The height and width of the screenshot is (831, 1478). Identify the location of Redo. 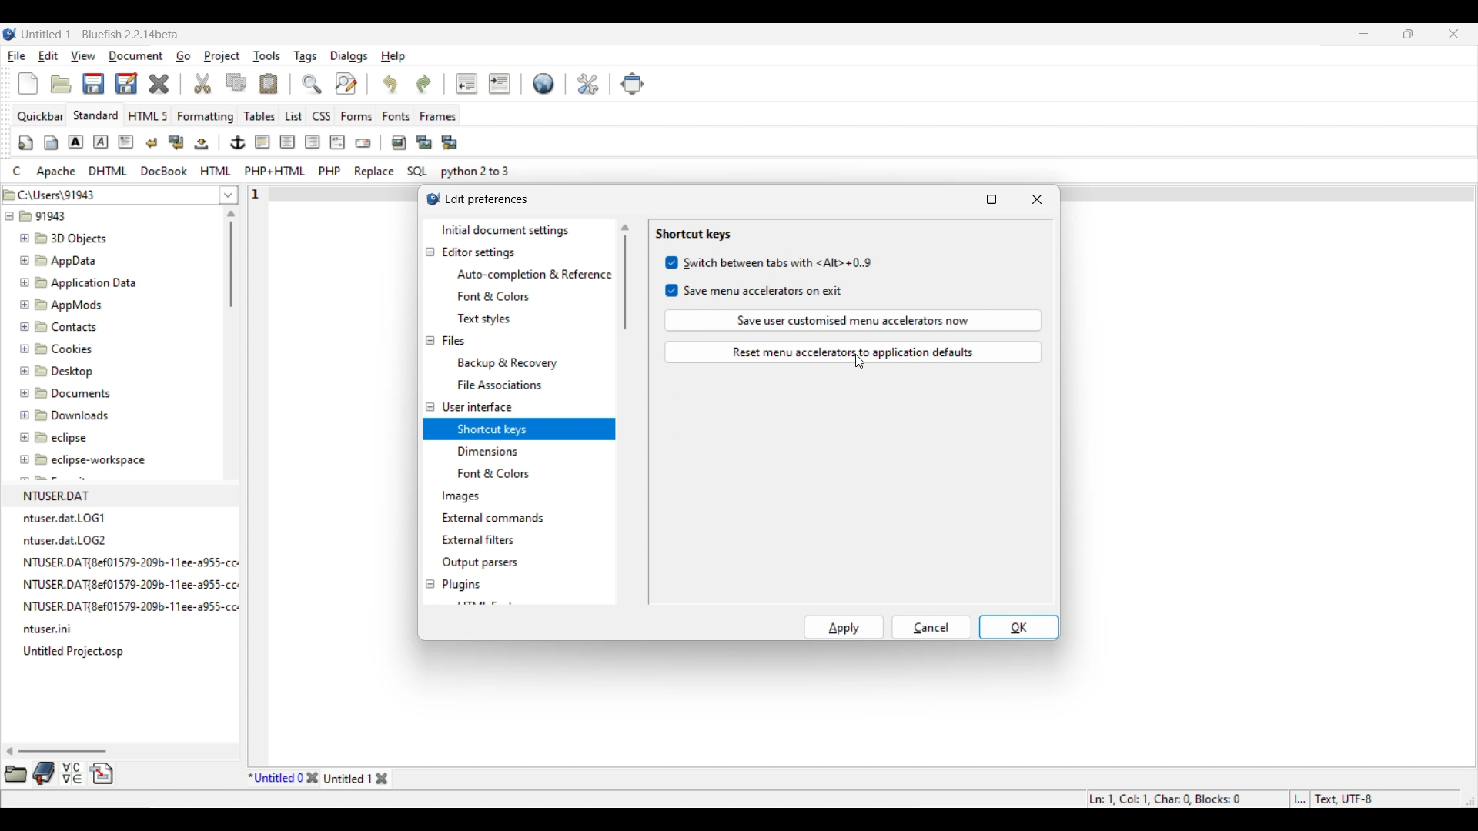
(424, 85).